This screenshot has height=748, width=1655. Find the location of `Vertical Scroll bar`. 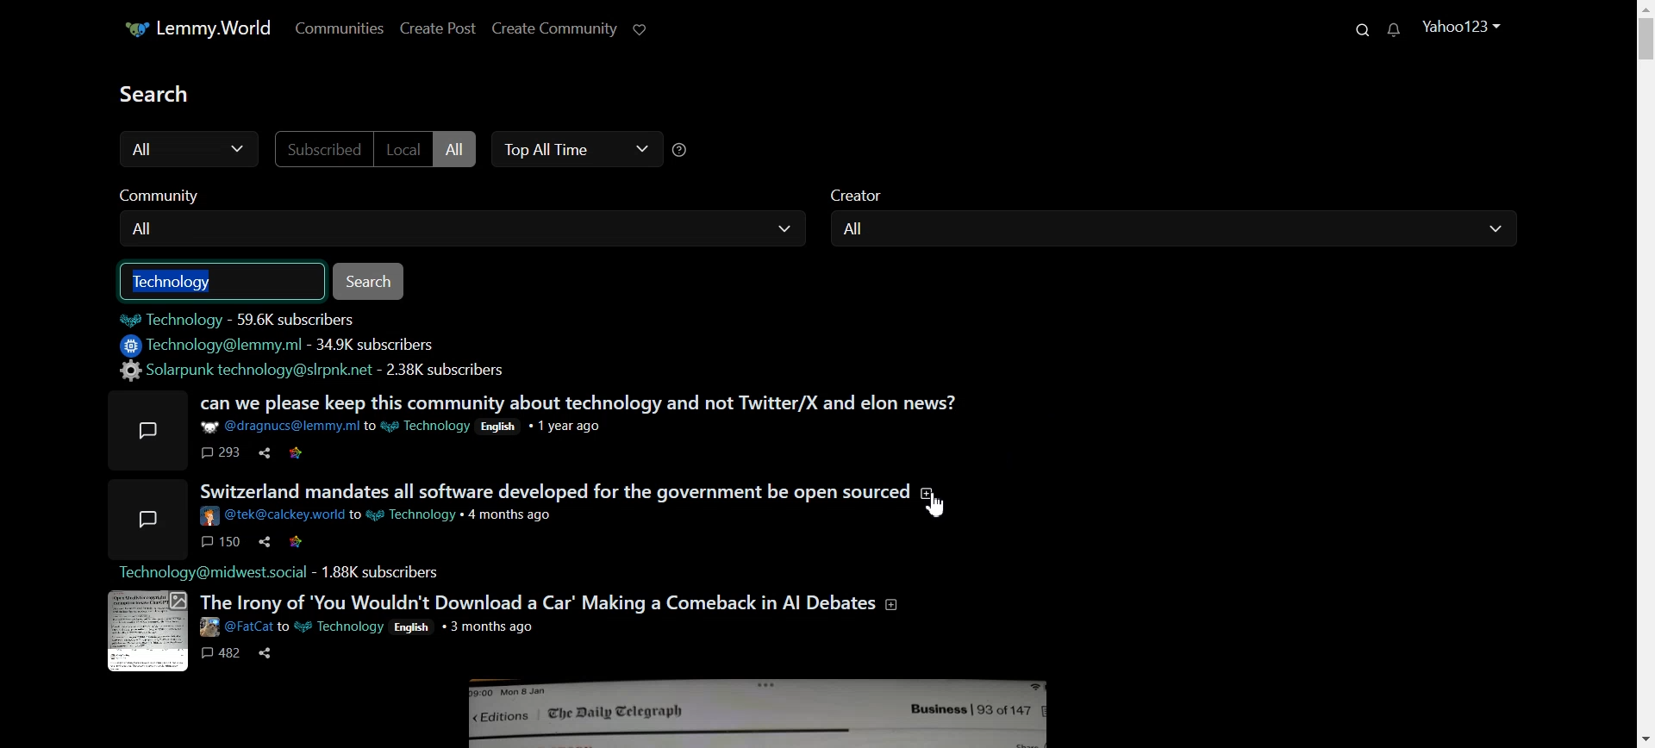

Vertical Scroll bar is located at coordinates (1645, 374).